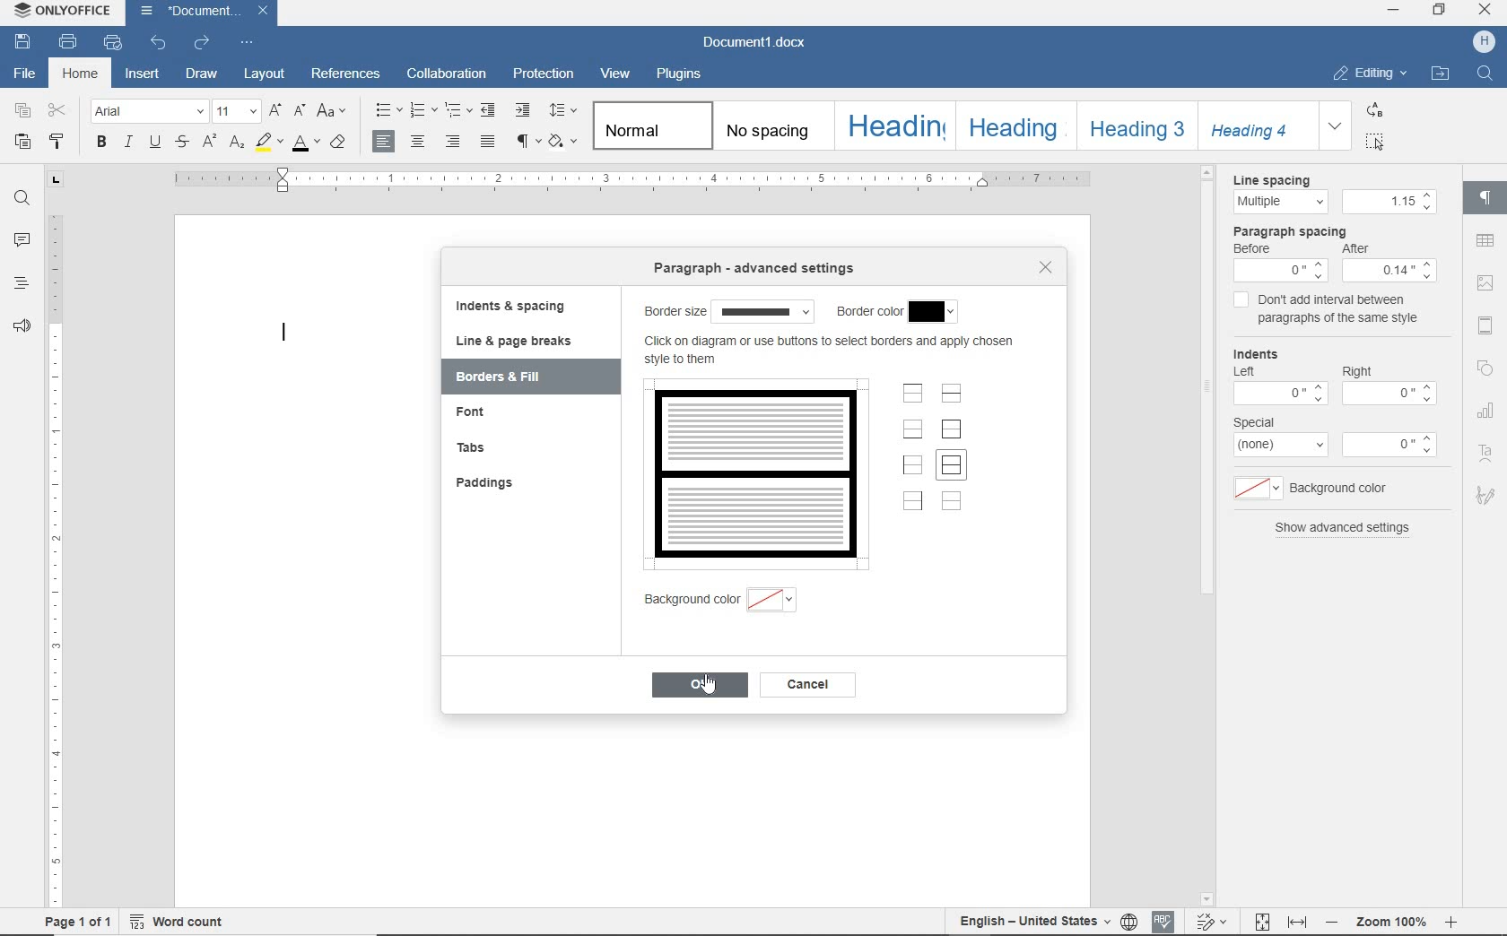 This screenshot has height=936, width=1507. What do you see at coordinates (739, 602) in the screenshot?
I see `background color` at bounding box center [739, 602].